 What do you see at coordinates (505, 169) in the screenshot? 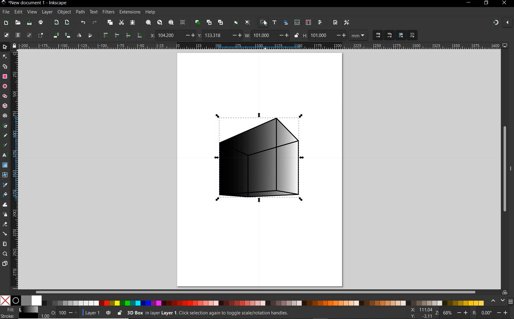
I see `SCROLLBAR` at bounding box center [505, 169].